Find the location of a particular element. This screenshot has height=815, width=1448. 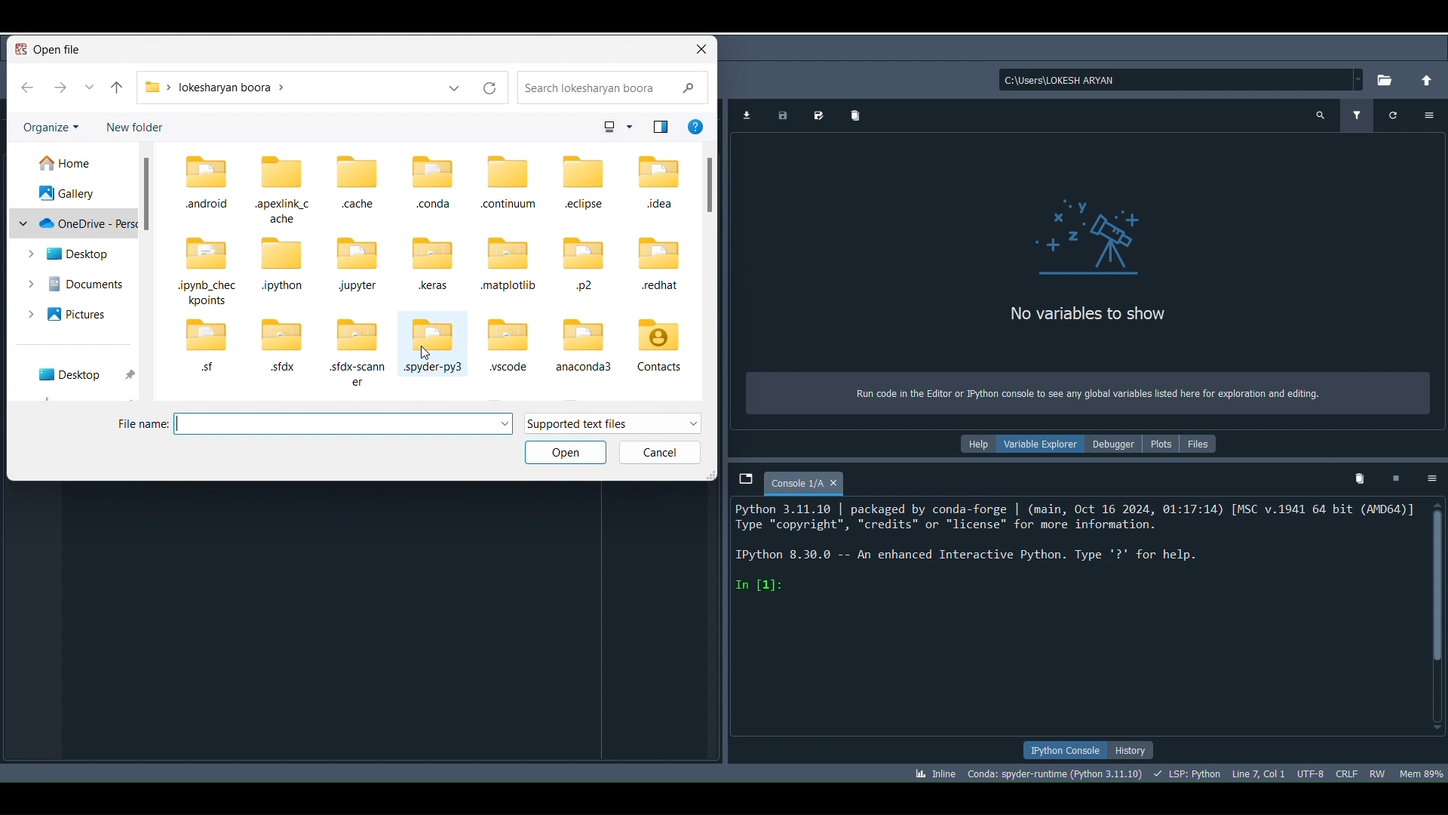

Folder is located at coordinates (658, 263).